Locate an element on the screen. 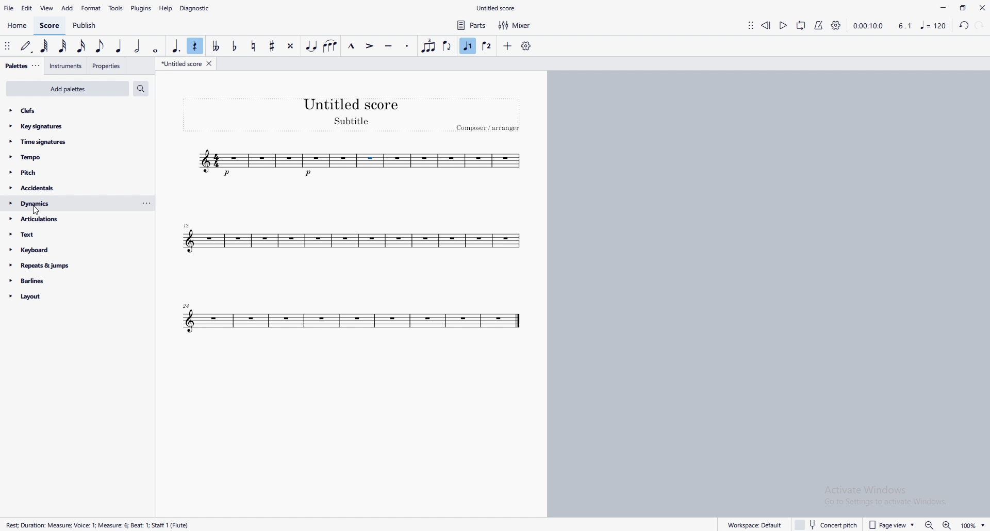 Image resolution: width=990 pixels, height=531 pixels. add palettes is located at coordinates (68, 89).